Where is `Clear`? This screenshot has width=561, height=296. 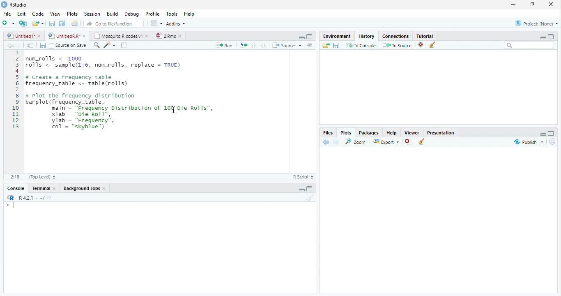 Clear is located at coordinates (432, 45).